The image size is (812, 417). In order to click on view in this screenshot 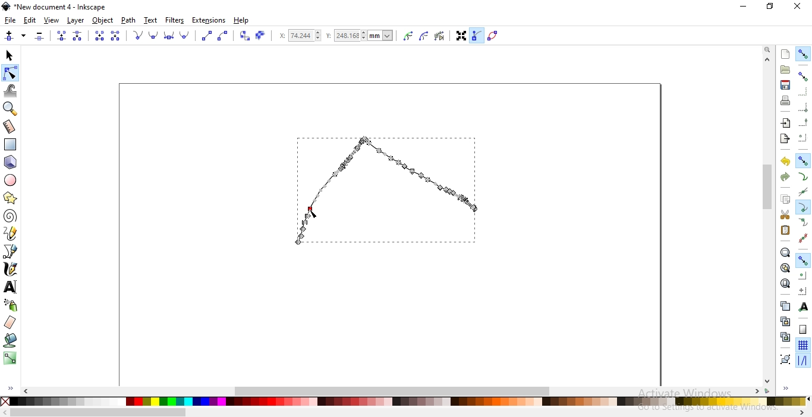, I will do `click(52, 21)`.